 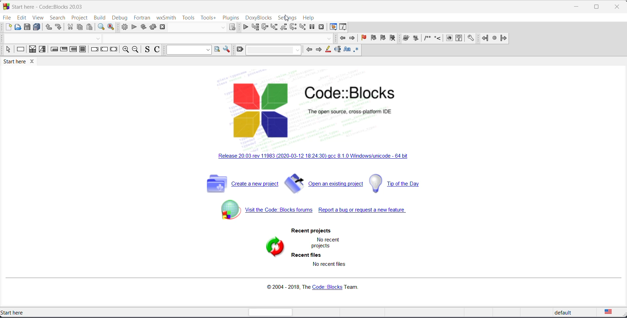 I want to click on return instruction, so click(x=114, y=48).